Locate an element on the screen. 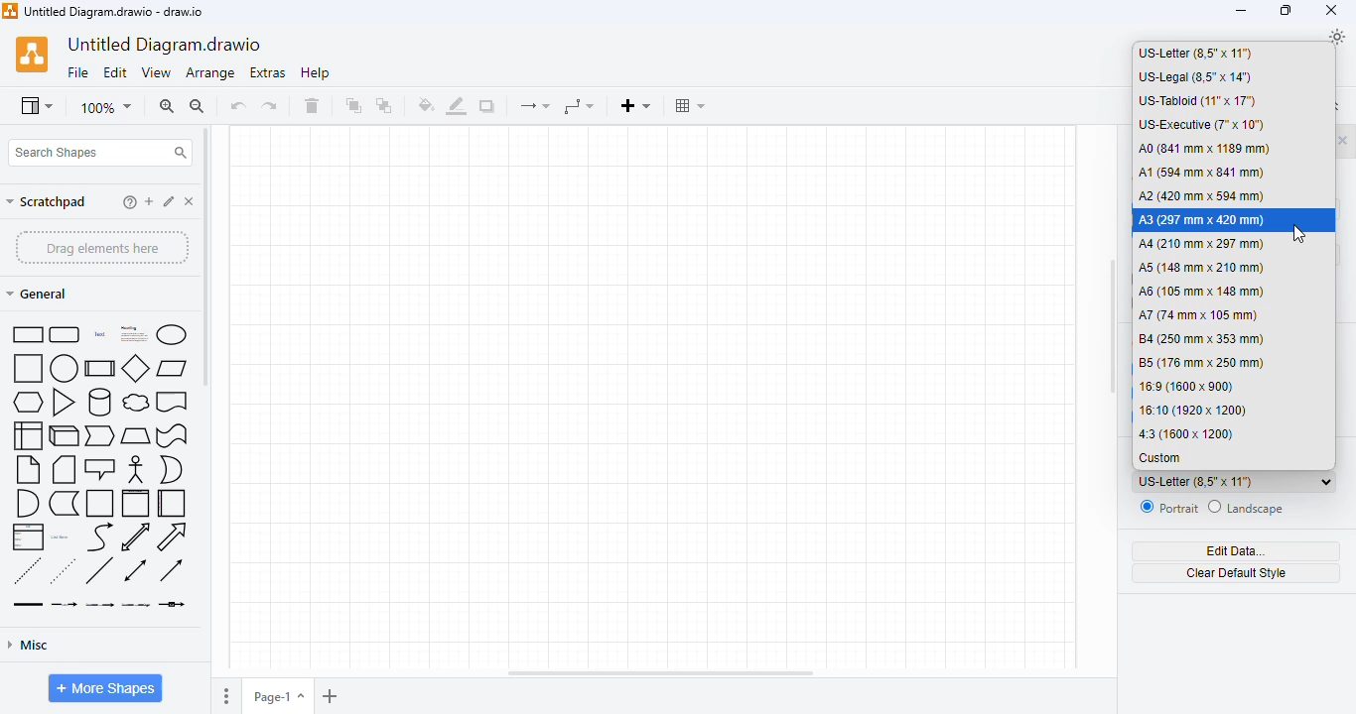 This screenshot has width=1356, height=714. connector with symbol is located at coordinates (172, 604).